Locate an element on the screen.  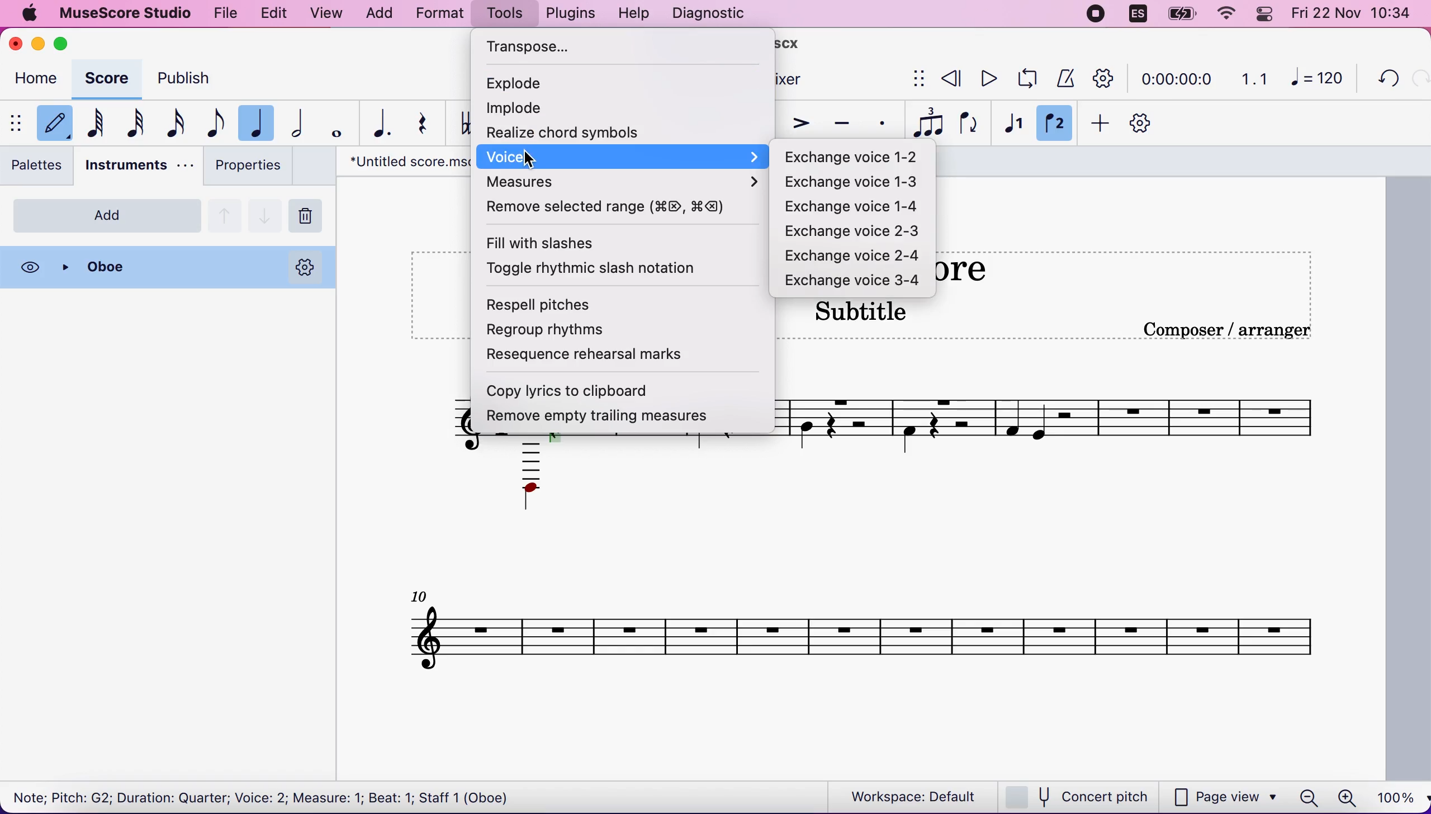
play is located at coordinates (984, 81).